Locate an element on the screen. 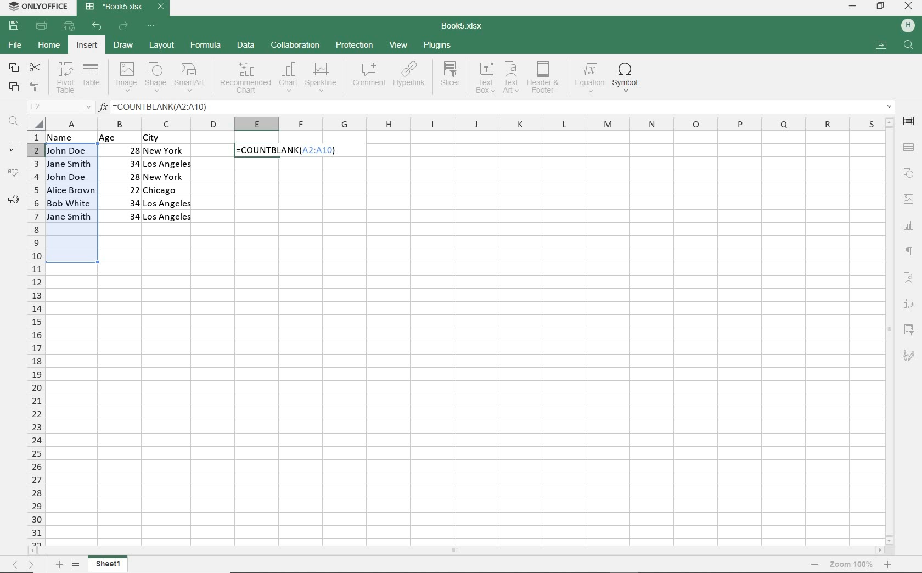 This screenshot has width=922, height=573. TEXT BOX is located at coordinates (484, 80).